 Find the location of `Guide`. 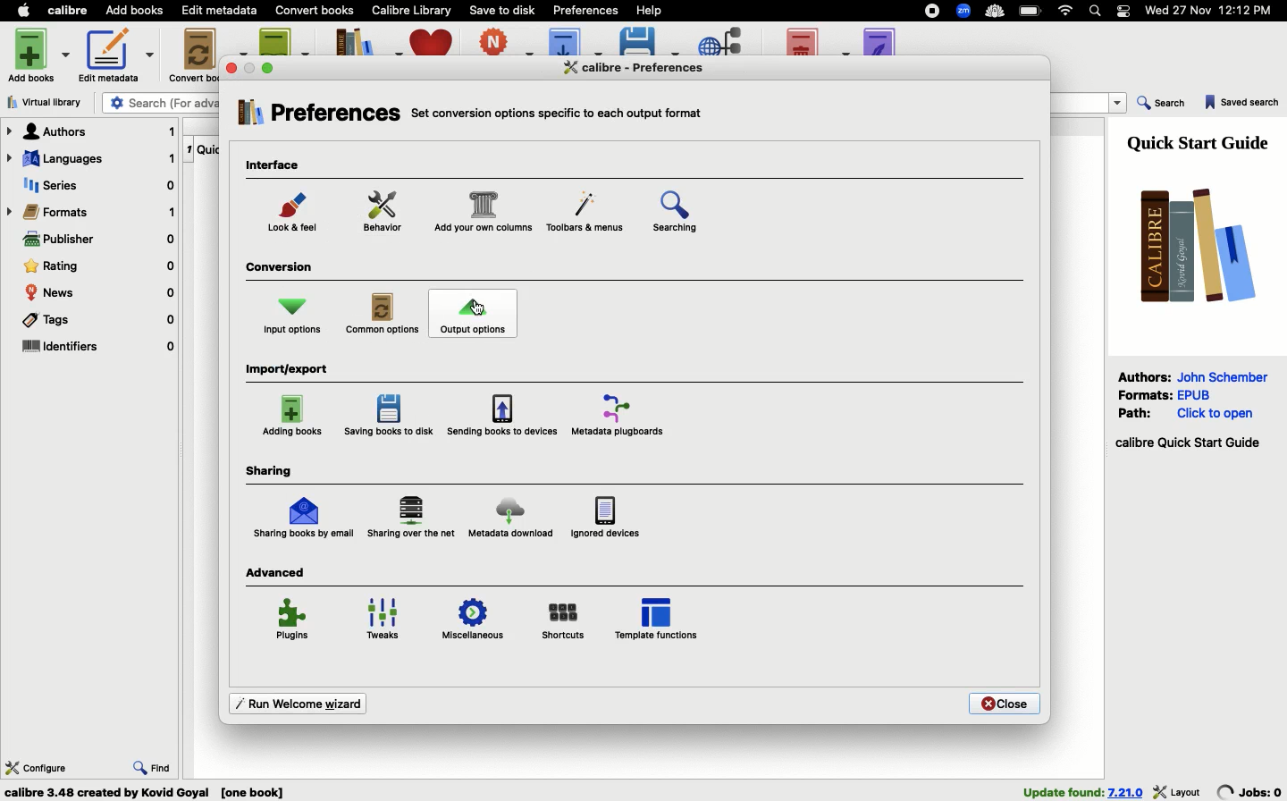

Guide is located at coordinates (1202, 141).